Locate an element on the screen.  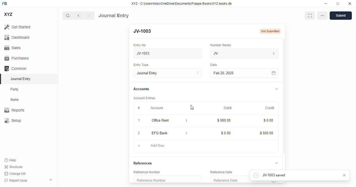
entry no is located at coordinates (140, 45).